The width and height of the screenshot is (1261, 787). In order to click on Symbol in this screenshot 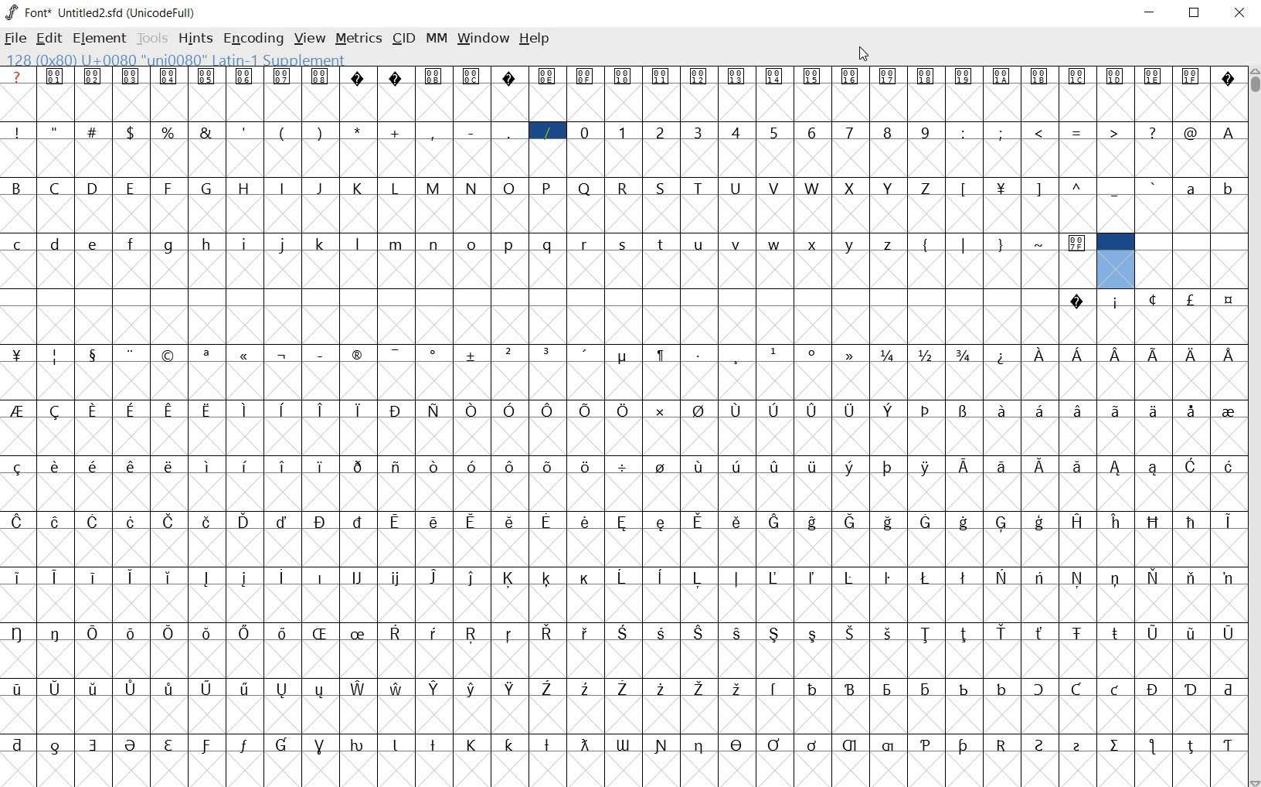, I will do `click(851, 520)`.